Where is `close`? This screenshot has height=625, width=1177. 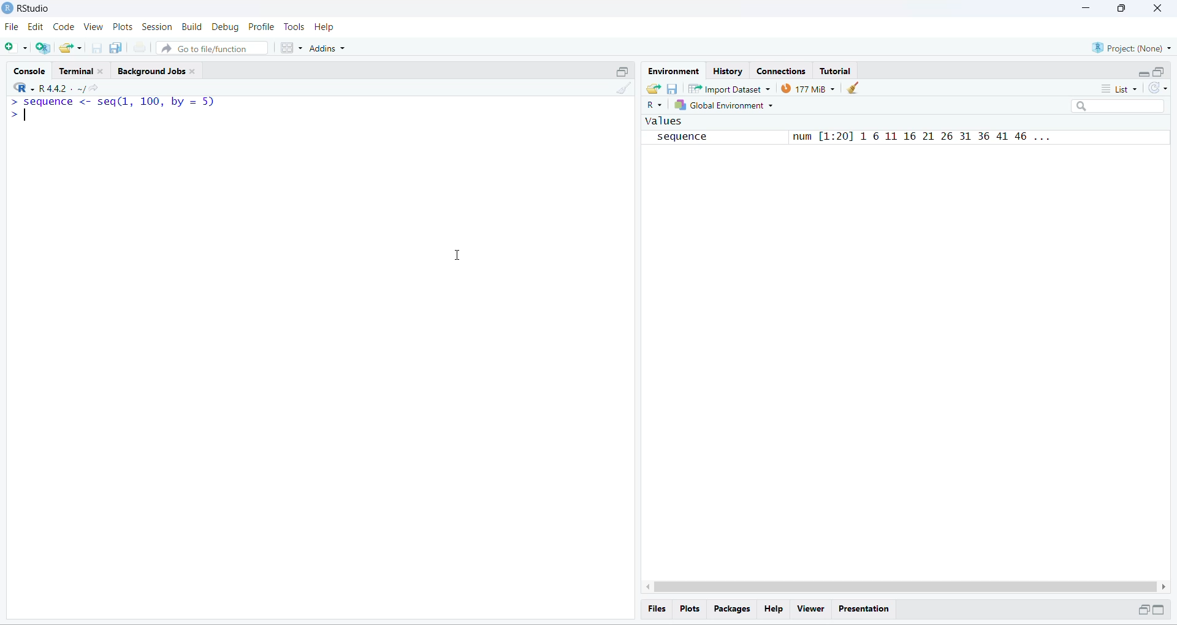 close is located at coordinates (1158, 8).